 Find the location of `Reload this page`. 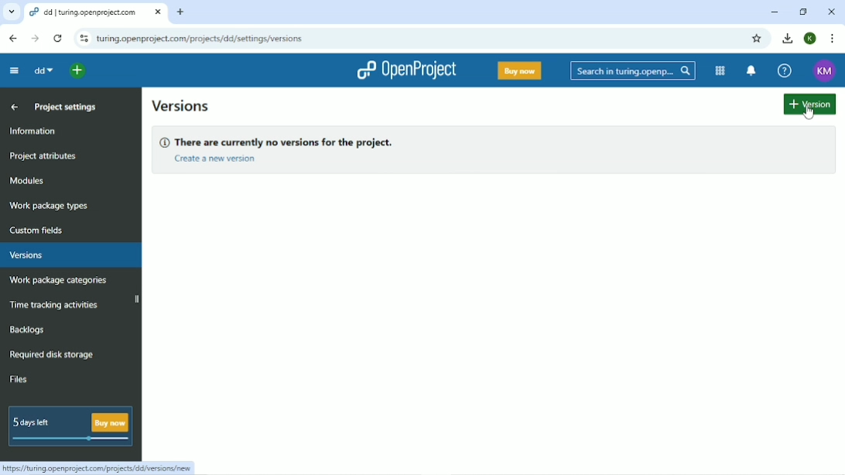

Reload this page is located at coordinates (57, 39).